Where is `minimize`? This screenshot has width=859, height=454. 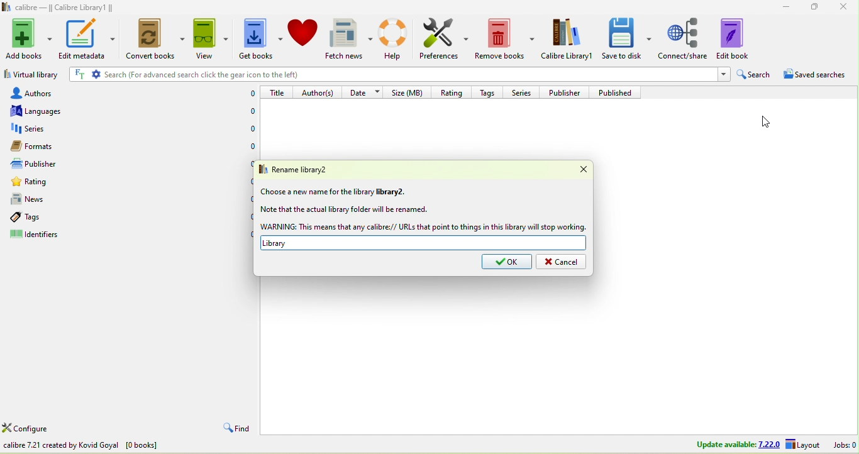 minimize is located at coordinates (782, 6).